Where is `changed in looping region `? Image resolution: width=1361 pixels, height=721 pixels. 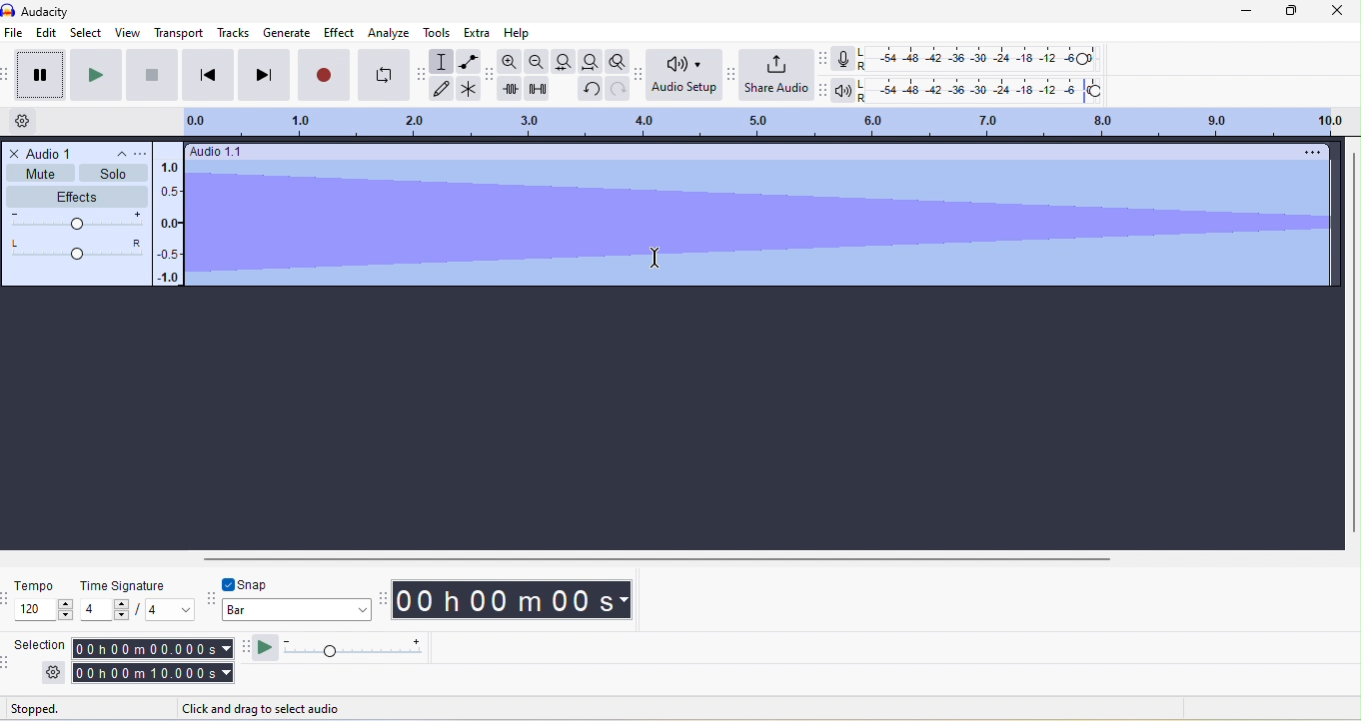
changed in looping region  is located at coordinates (764, 122).